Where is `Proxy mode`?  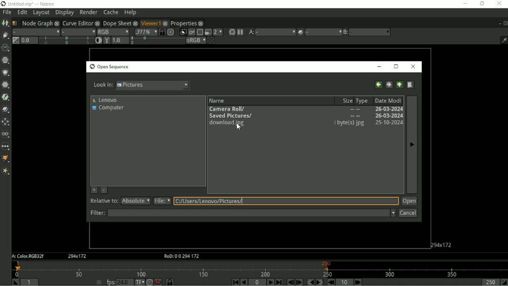 Proxy mode is located at coordinates (207, 32).